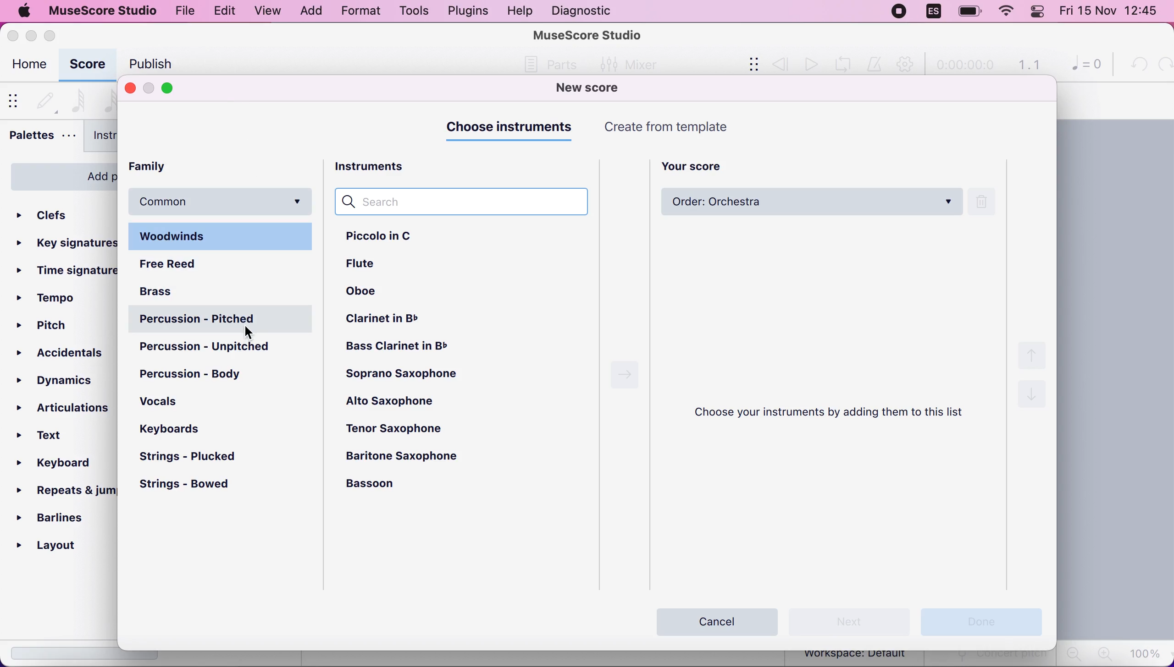 The image size is (1174, 667). What do you see at coordinates (876, 65) in the screenshot?
I see `metronome` at bounding box center [876, 65].